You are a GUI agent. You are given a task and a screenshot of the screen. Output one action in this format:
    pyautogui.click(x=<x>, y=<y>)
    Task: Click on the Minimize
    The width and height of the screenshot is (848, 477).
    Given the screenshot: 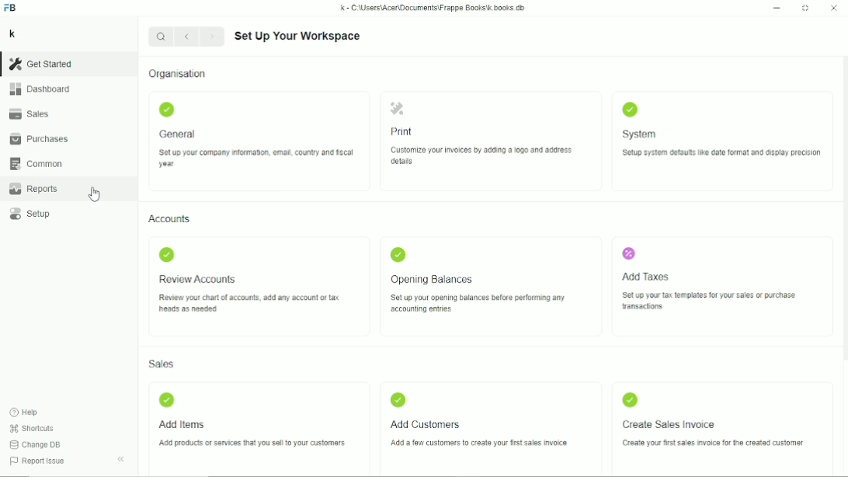 What is the action you would take?
    pyautogui.click(x=777, y=9)
    